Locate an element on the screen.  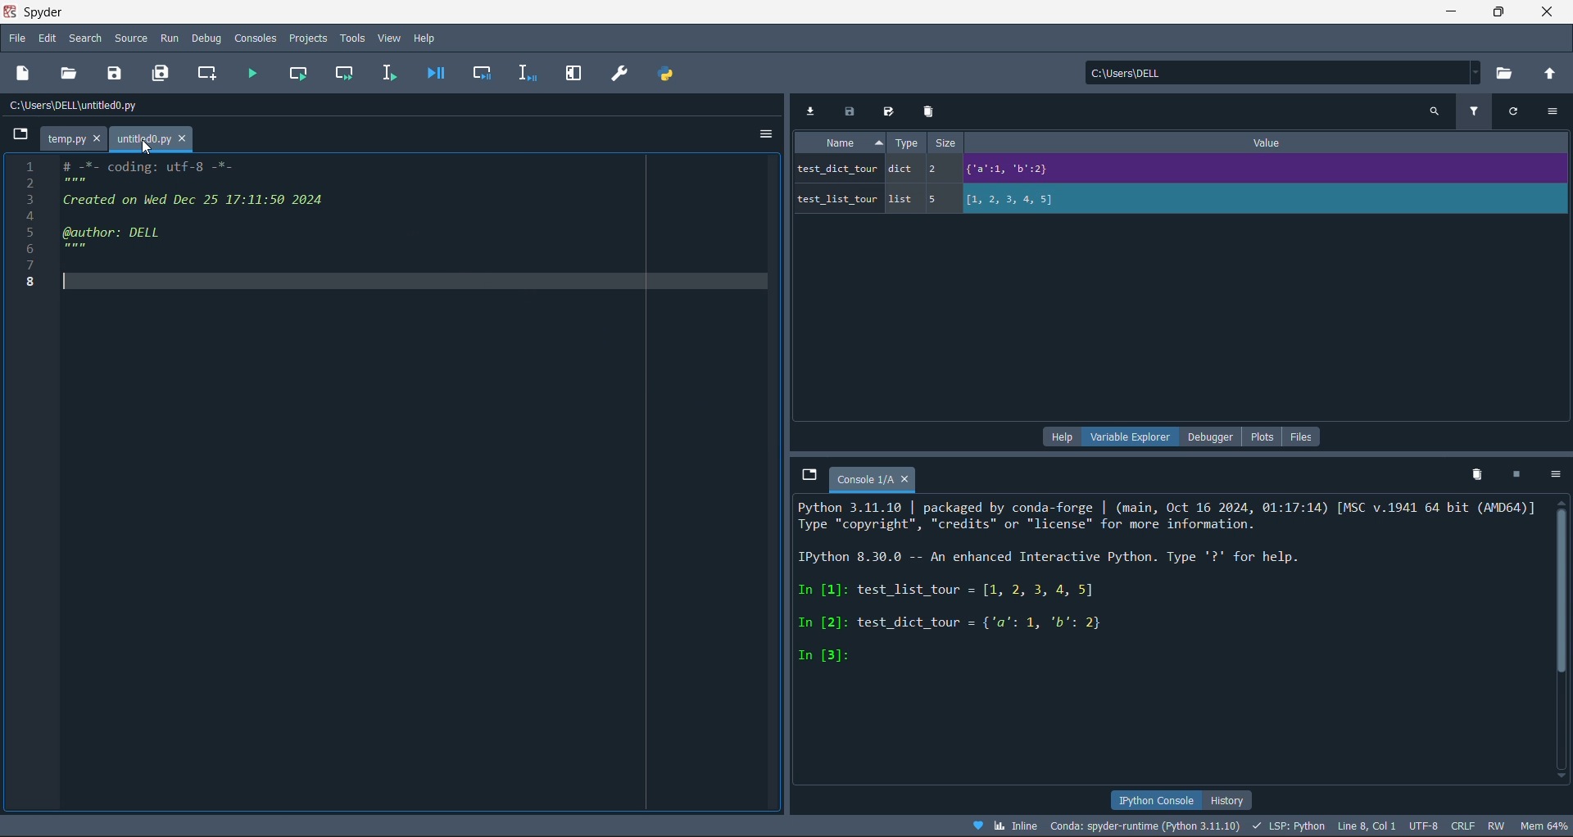
open directory is located at coordinates (1548, 72).